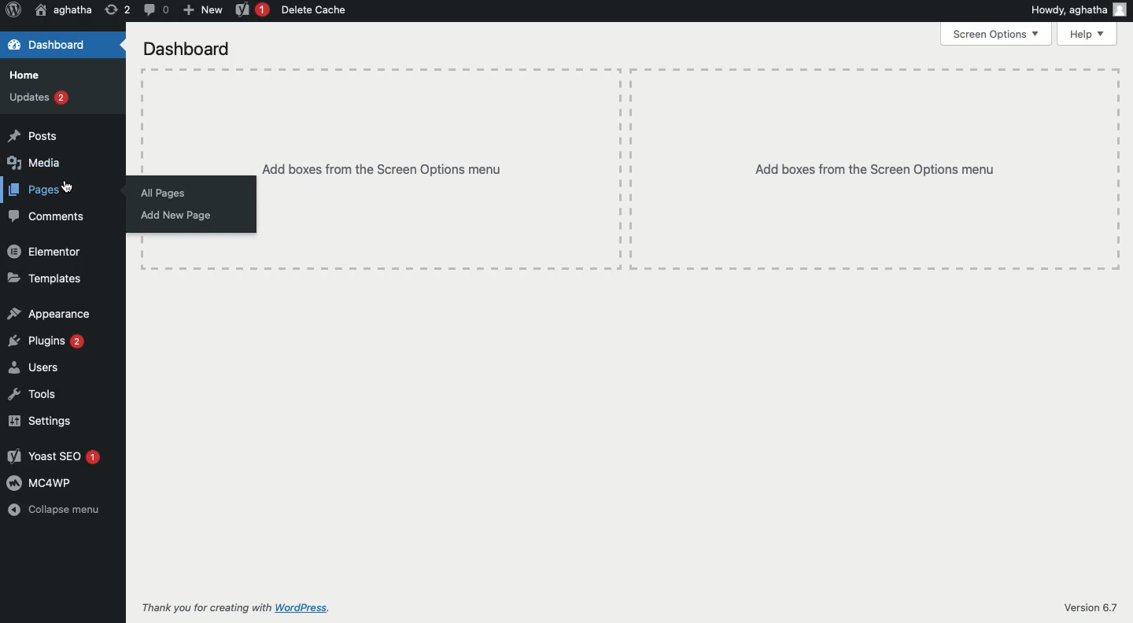 This screenshot has width=1133, height=623. Describe the element at coordinates (44, 279) in the screenshot. I see `Templates` at that location.